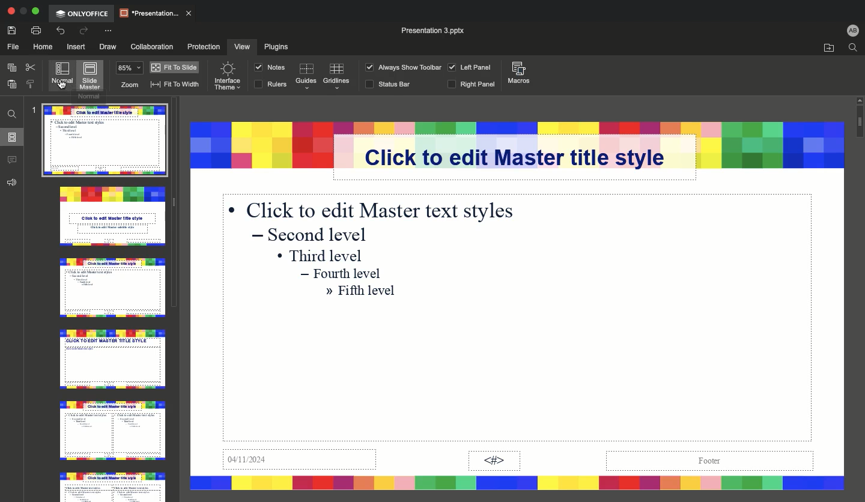 This screenshot has width=865, height=502. What do you see at coordinates (14, 160) in the screenshot?
I see `Comments` at bounding box center [14, 160].